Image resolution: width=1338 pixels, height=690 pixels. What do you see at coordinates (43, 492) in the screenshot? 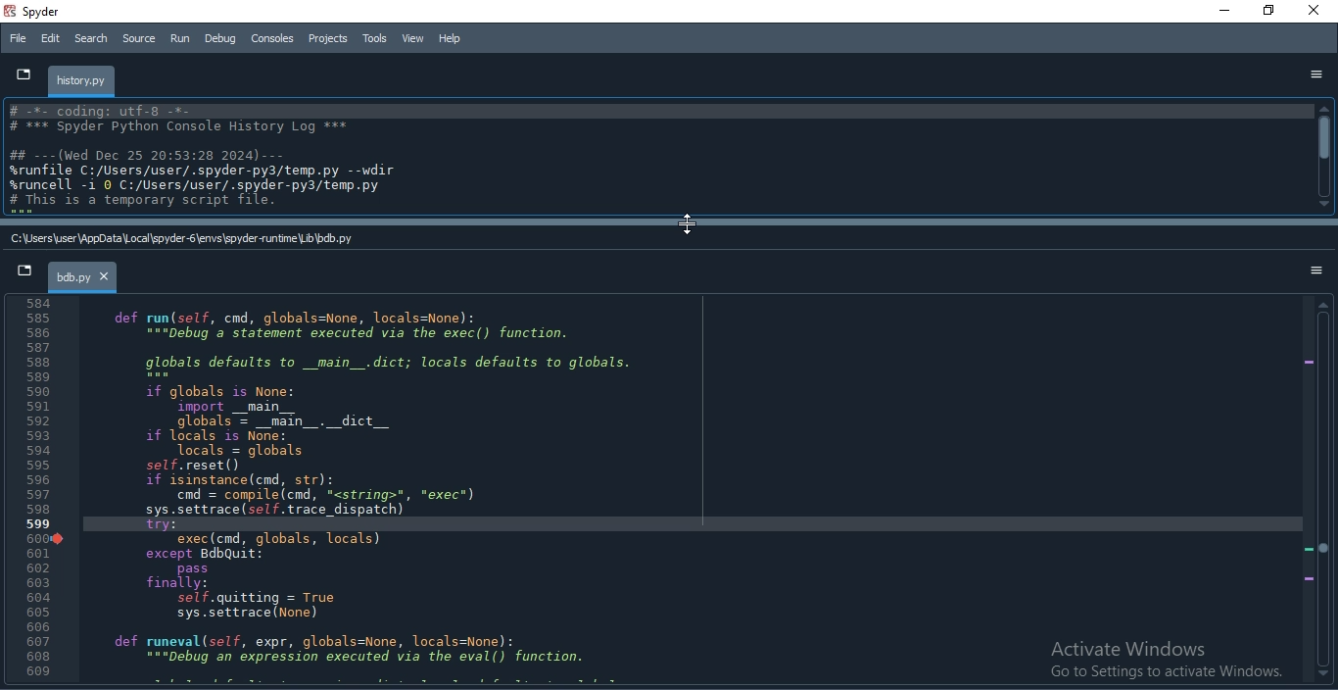
I see `serial numbers` at bounding box center [43, 492].